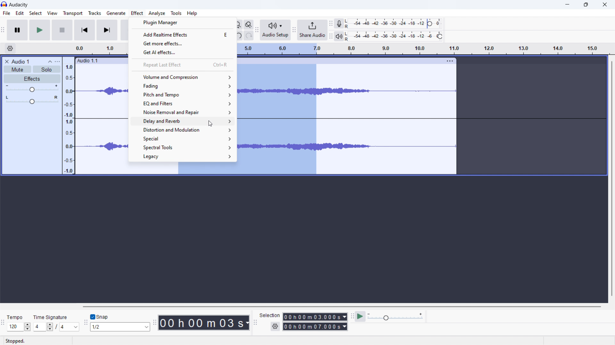 The image size is (615, 345). What do you see at coordinates (182, 138) in the screenshot?
I see `special` at bounding box center [182, 138].